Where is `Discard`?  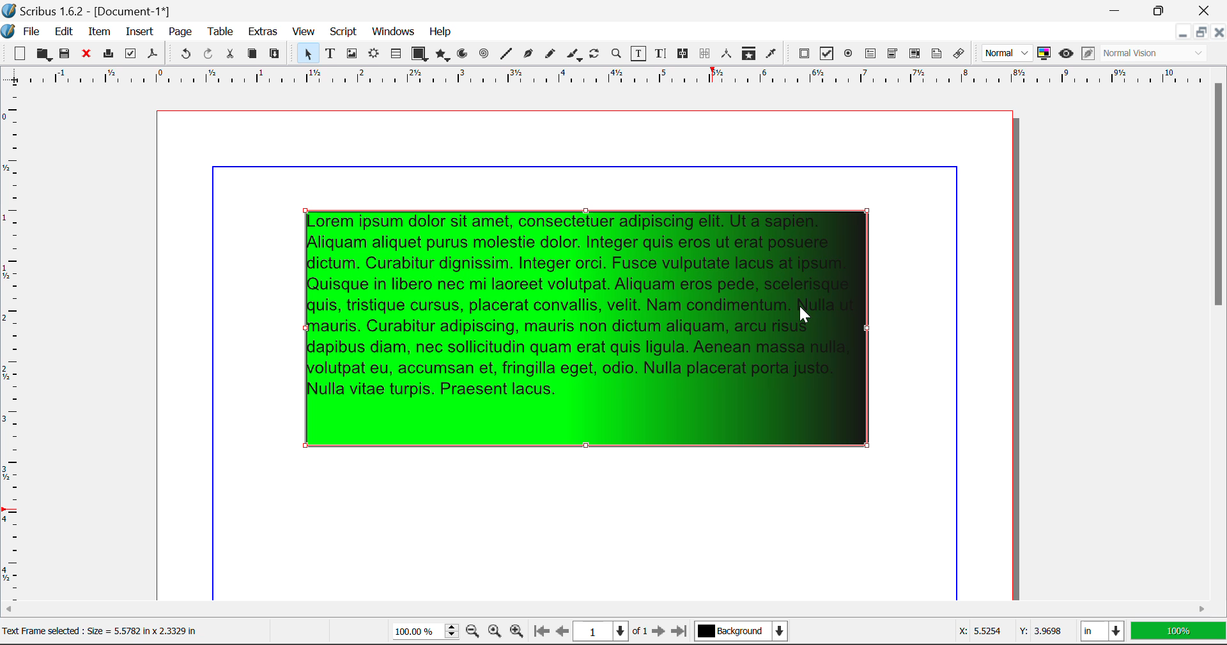
Discard is located at coordinates (86, 55).